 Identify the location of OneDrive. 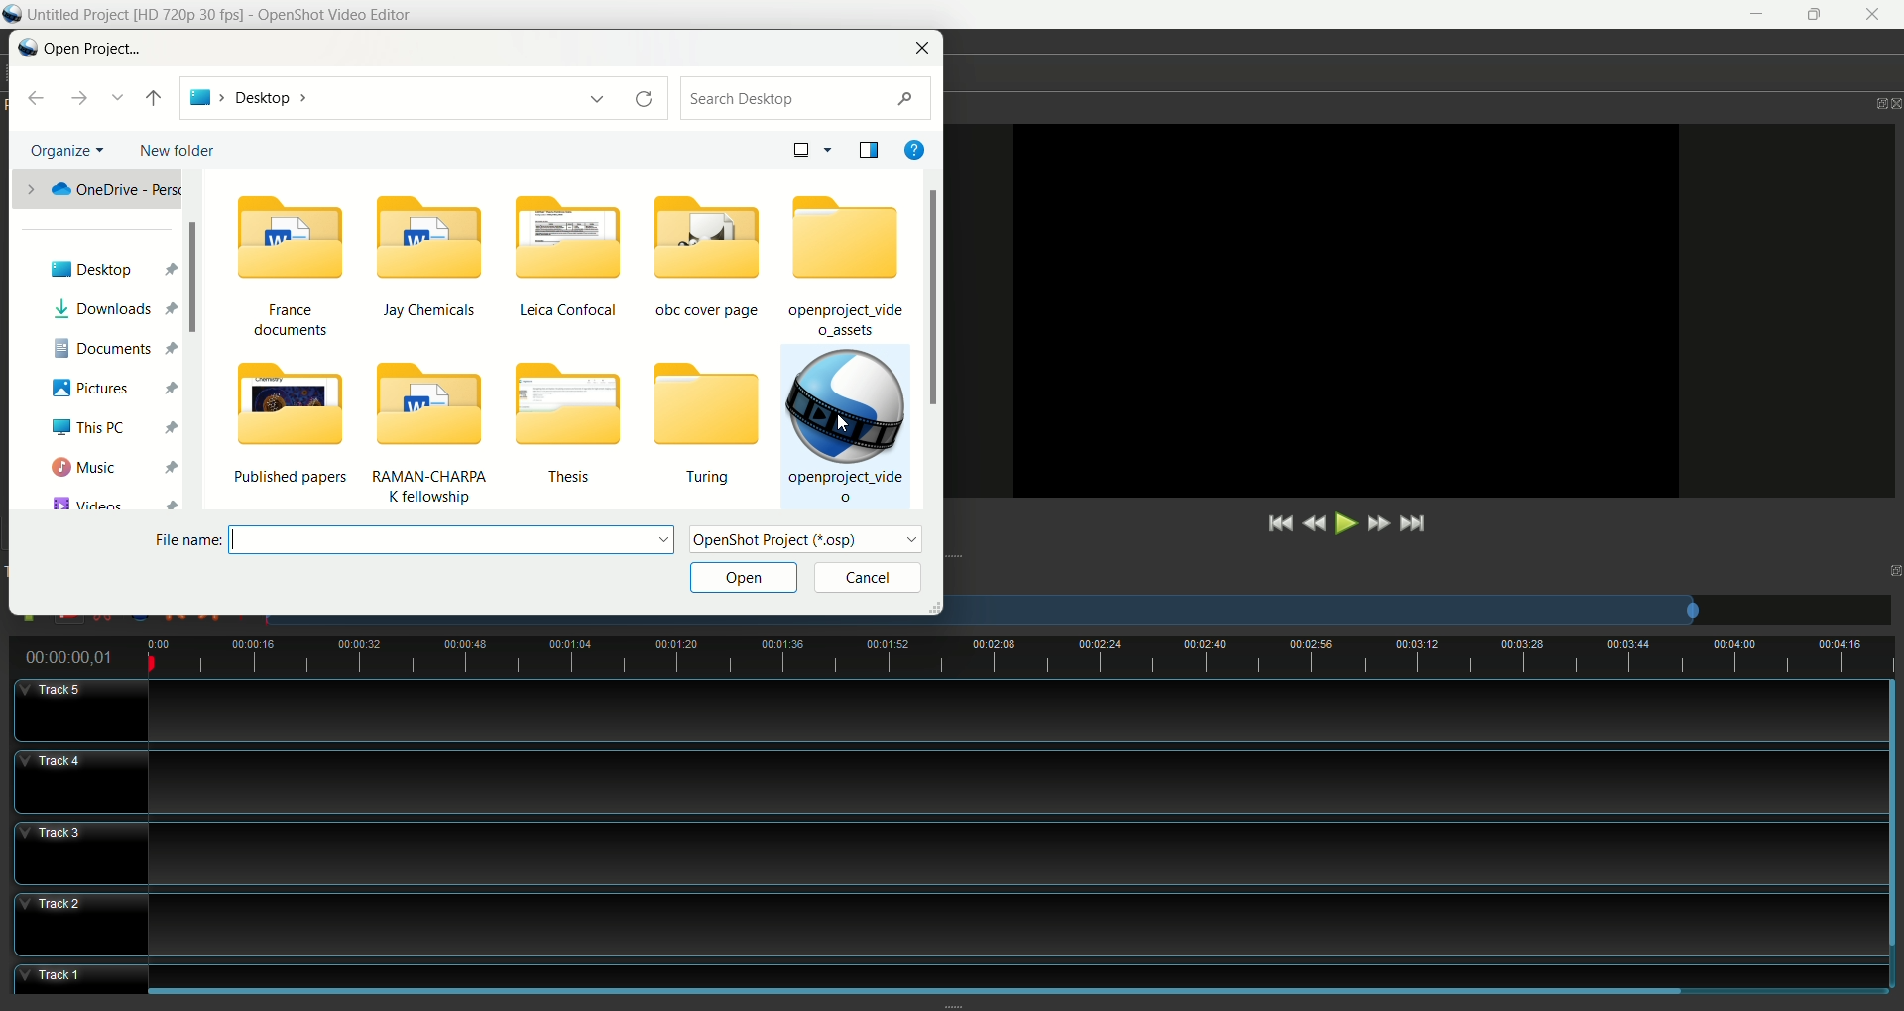
(94, 187).